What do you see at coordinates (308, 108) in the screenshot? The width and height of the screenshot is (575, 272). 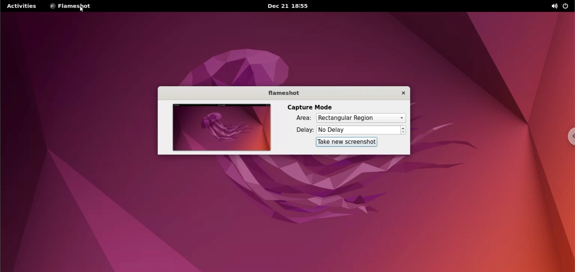 I see `capture mode` at bounding box center [308, 108].